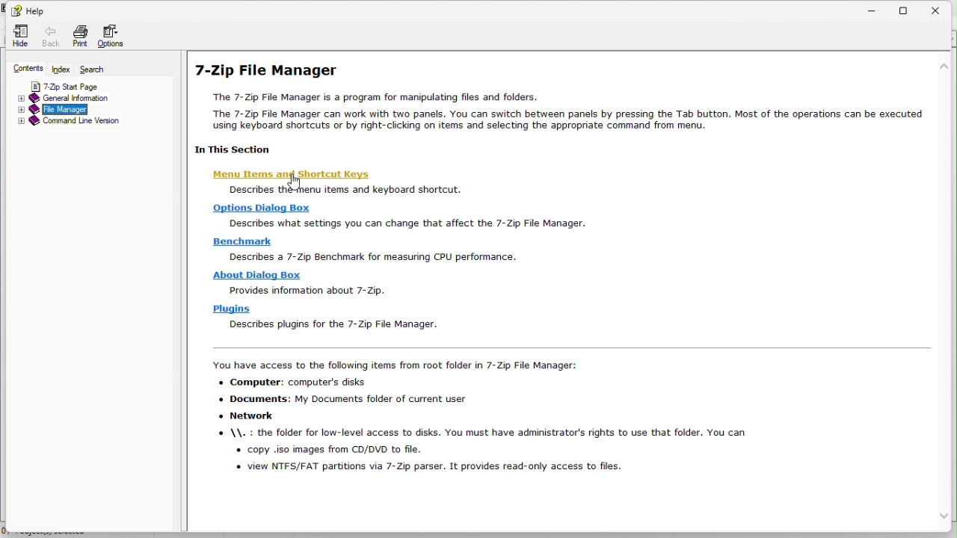  I want to click on Print, so click(79, 37).